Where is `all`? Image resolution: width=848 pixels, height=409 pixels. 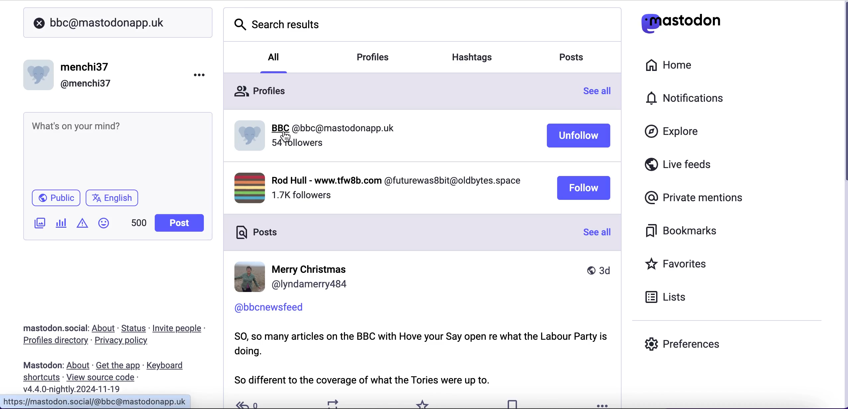 all is located at coordinates (275, 61).